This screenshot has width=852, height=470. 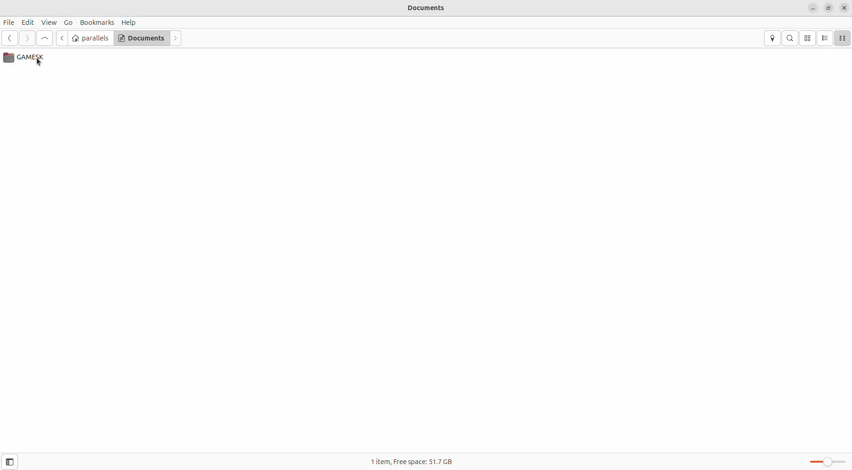 I want to click on toggle sidebar, so click(x=13, y=459).